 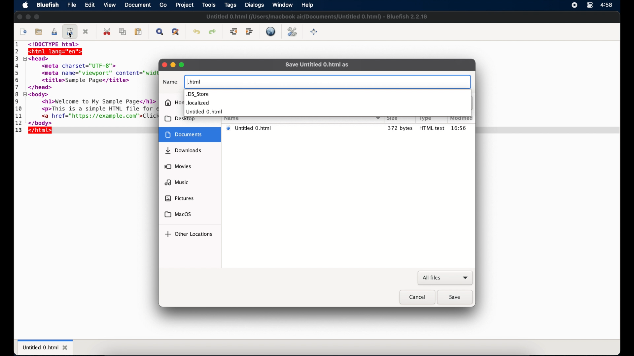 What do you see at coordinates (108, 31) in the screenshot?
I see `cut` at bounding box center [108, 31].